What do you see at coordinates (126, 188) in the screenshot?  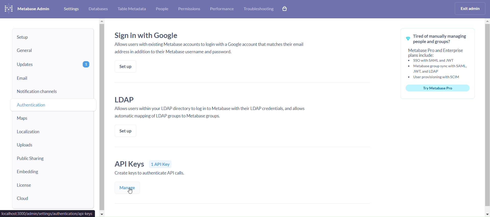 I see `manage` at bounding box center [126, 188].